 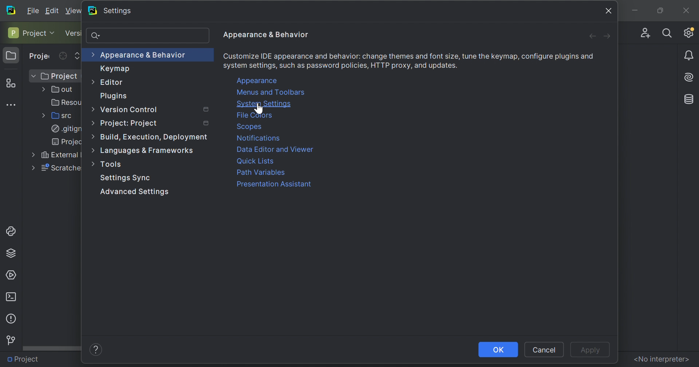 What do you see at coordinates (54, 11) in the screenshot?
I see `Edit` at bounding box center [54, 11].